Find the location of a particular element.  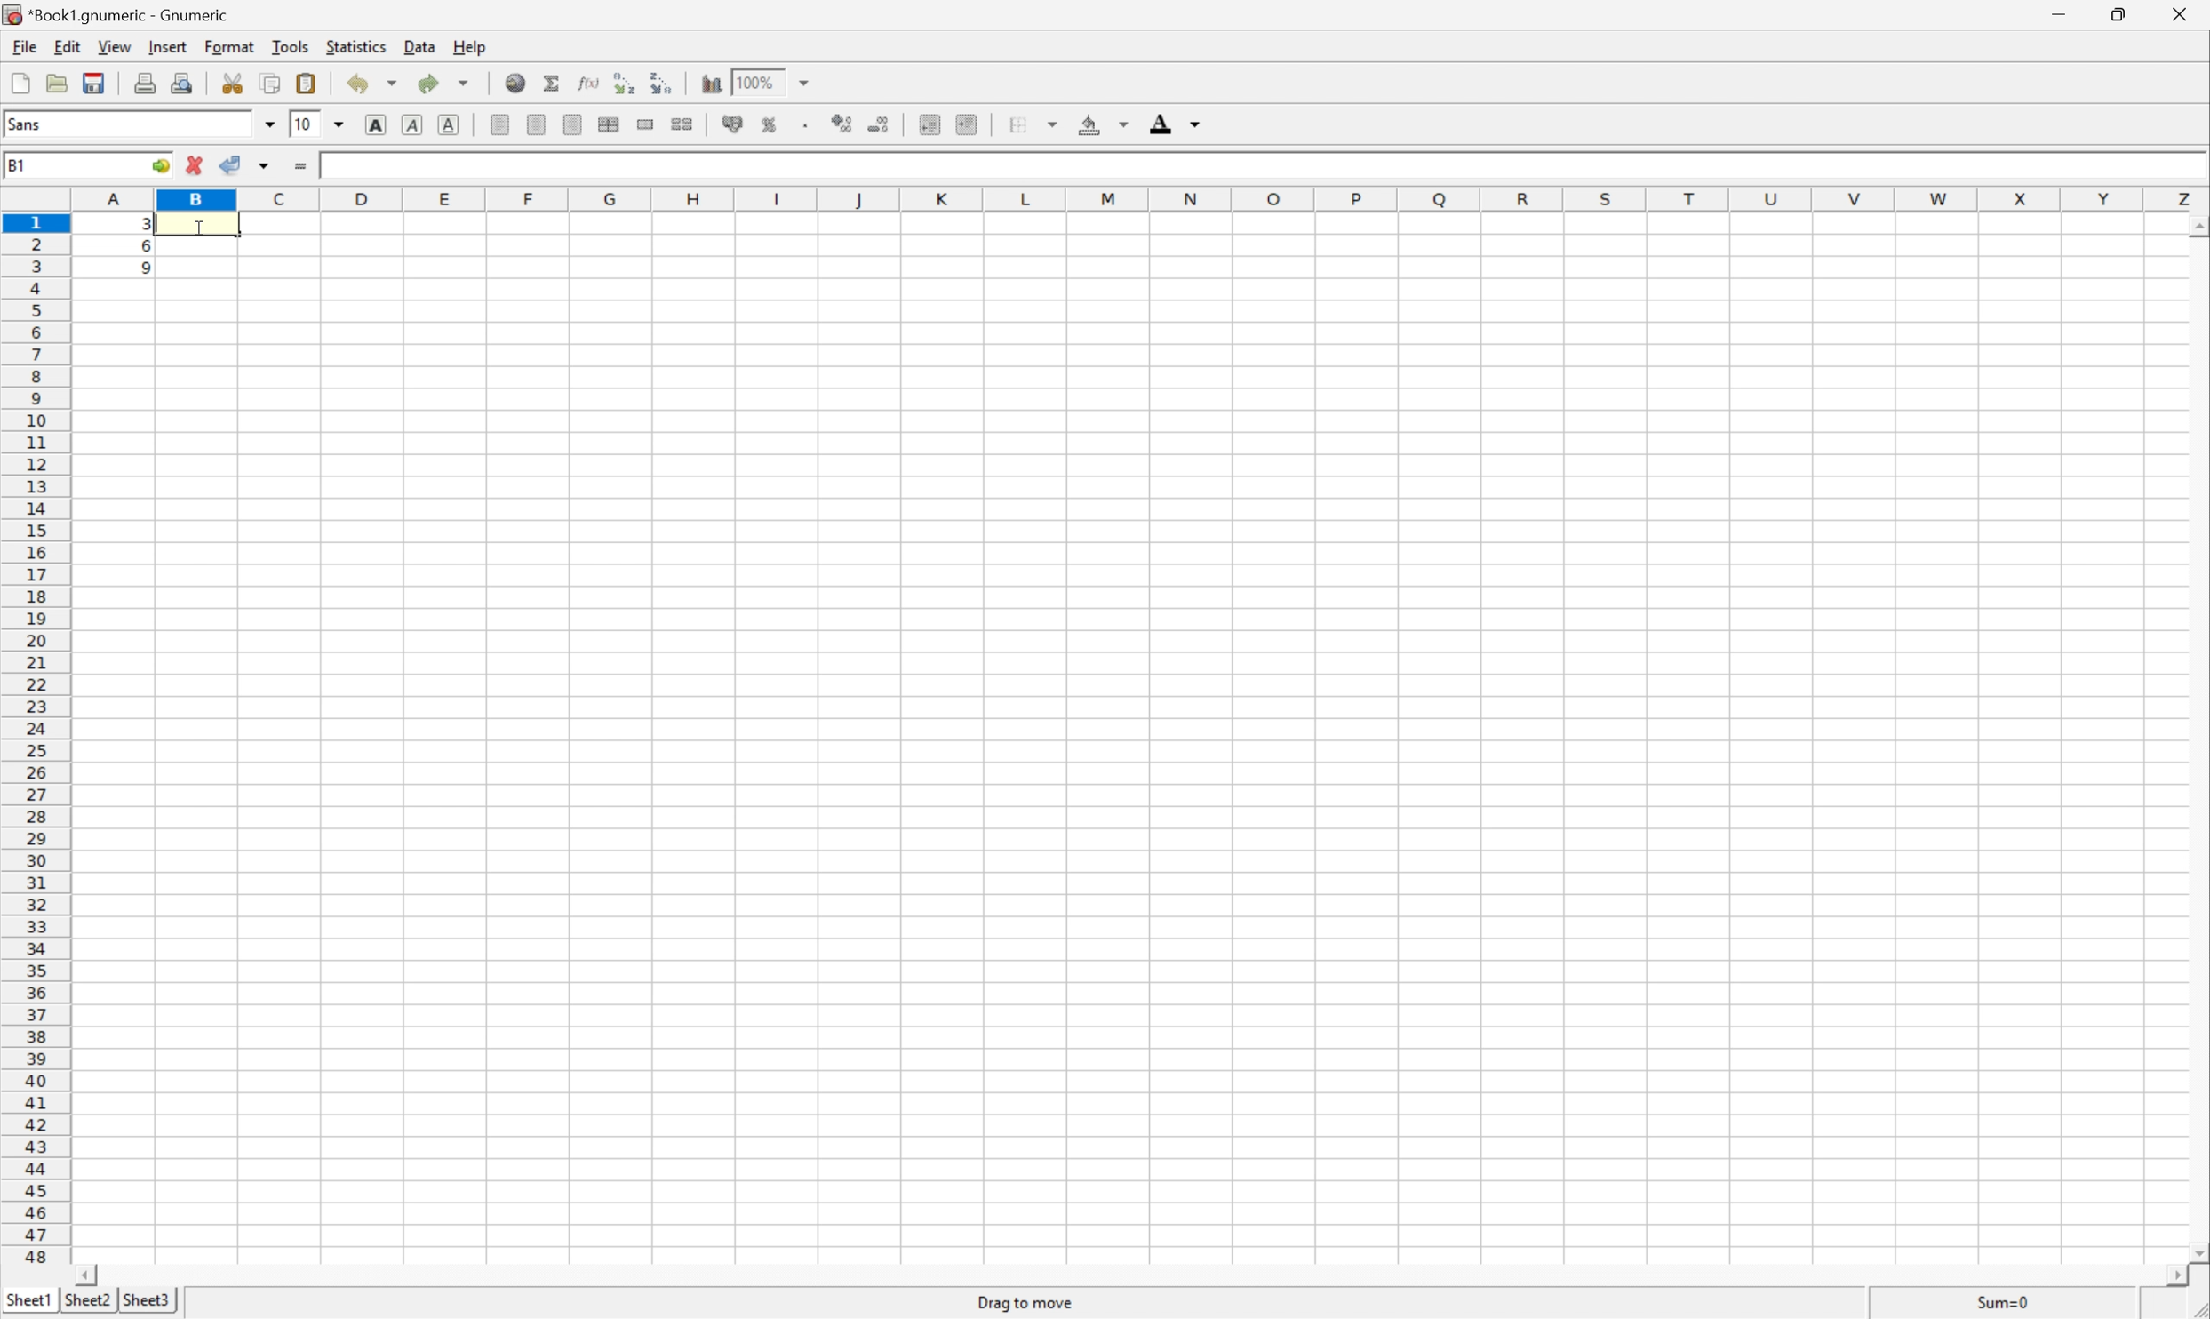

Align Left is located at coordinates (498, 126).